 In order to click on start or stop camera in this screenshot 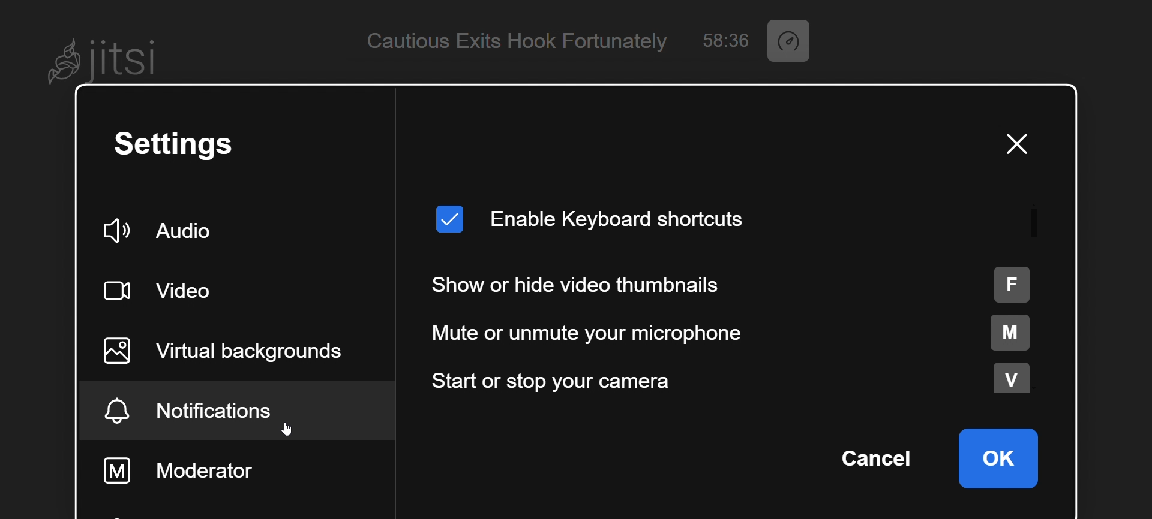, I will do `click(728, 378)`.